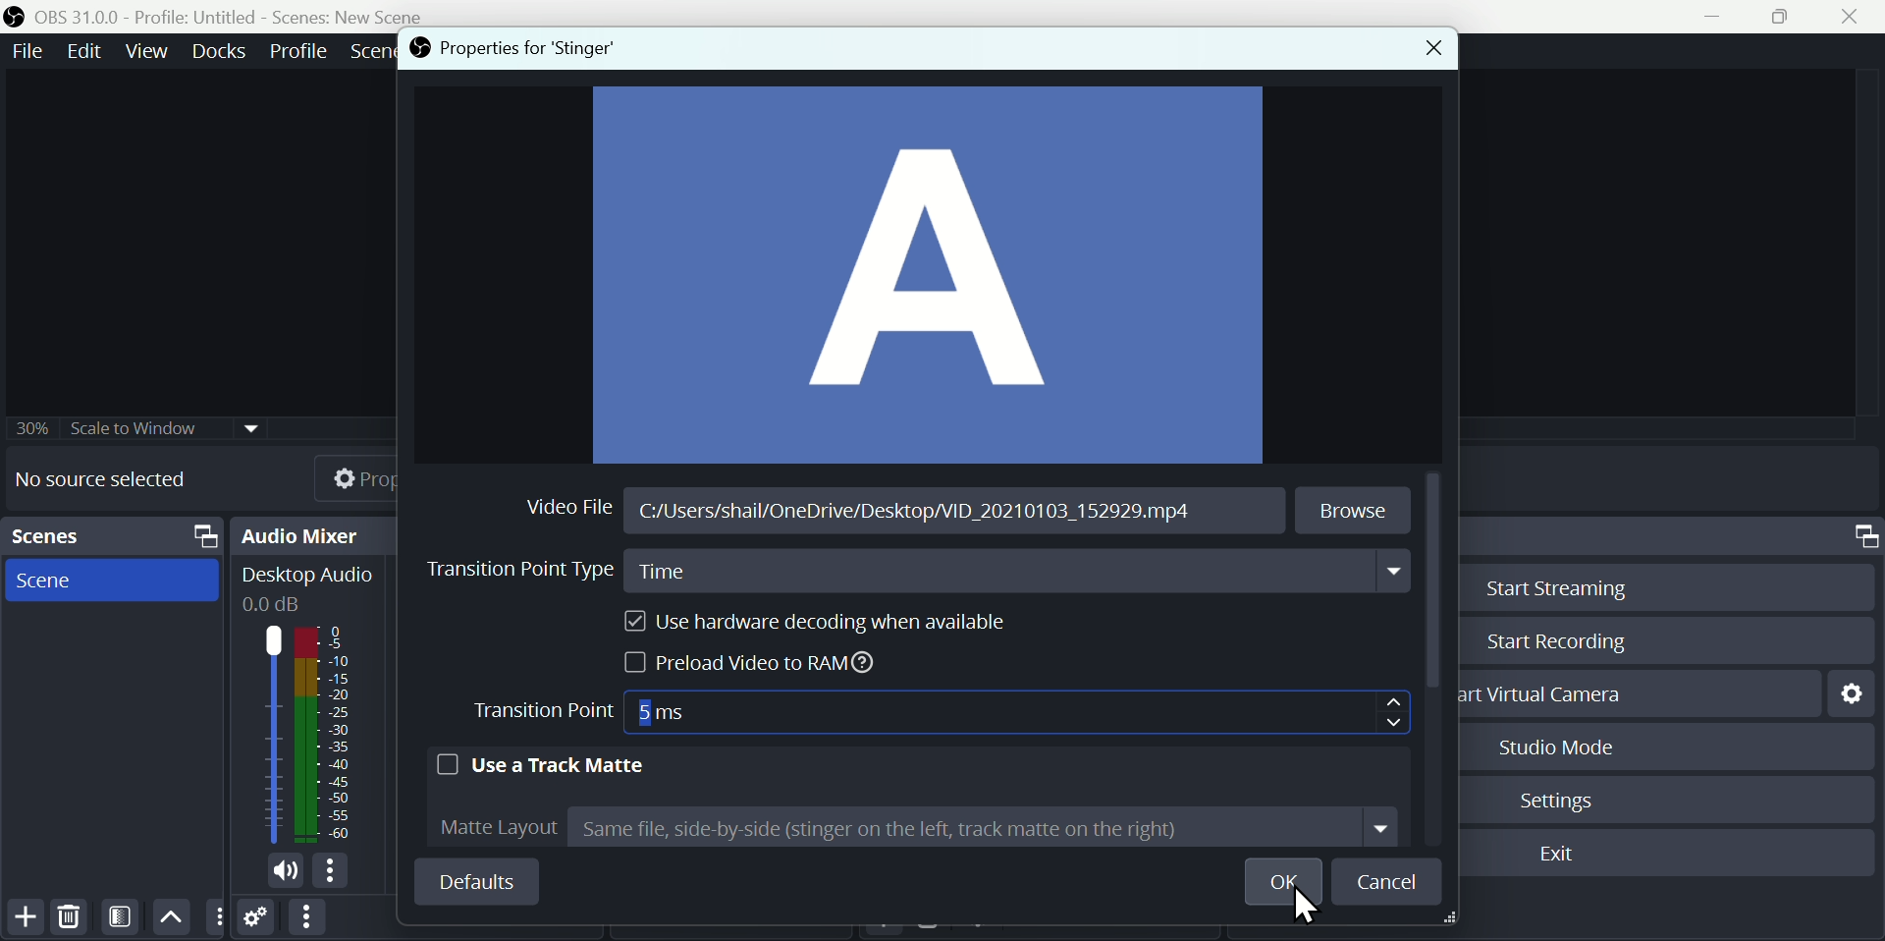  Describe the element at coordinates (150, 50) in the screenshot. I see `` at that location.